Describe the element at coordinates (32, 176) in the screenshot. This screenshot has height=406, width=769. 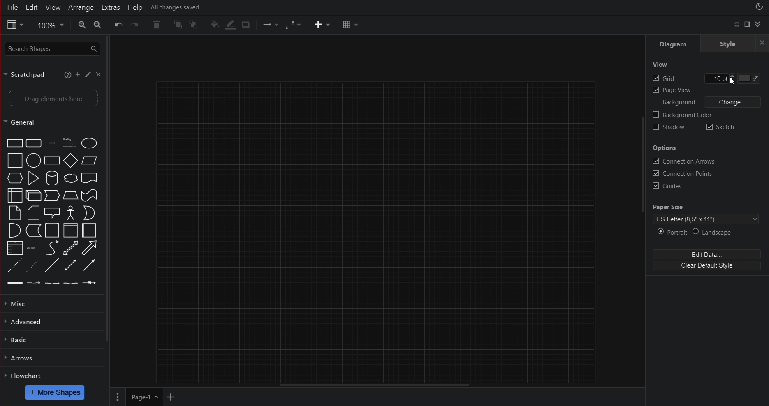
I see `Triangle` at that location.